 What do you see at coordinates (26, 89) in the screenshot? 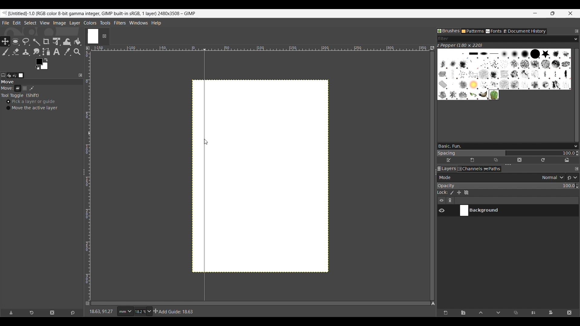
I see `Selection` at bounding box center [26, 89].